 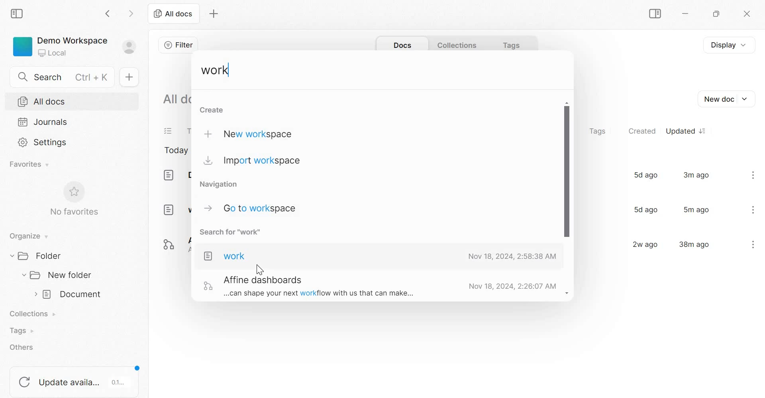 I want to click on Favorites, so click(x=30, y=164).